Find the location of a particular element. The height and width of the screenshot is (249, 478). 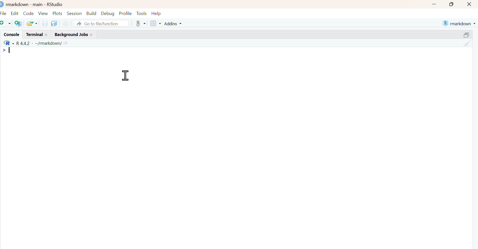

markdown is located at coordinates (460, 23).